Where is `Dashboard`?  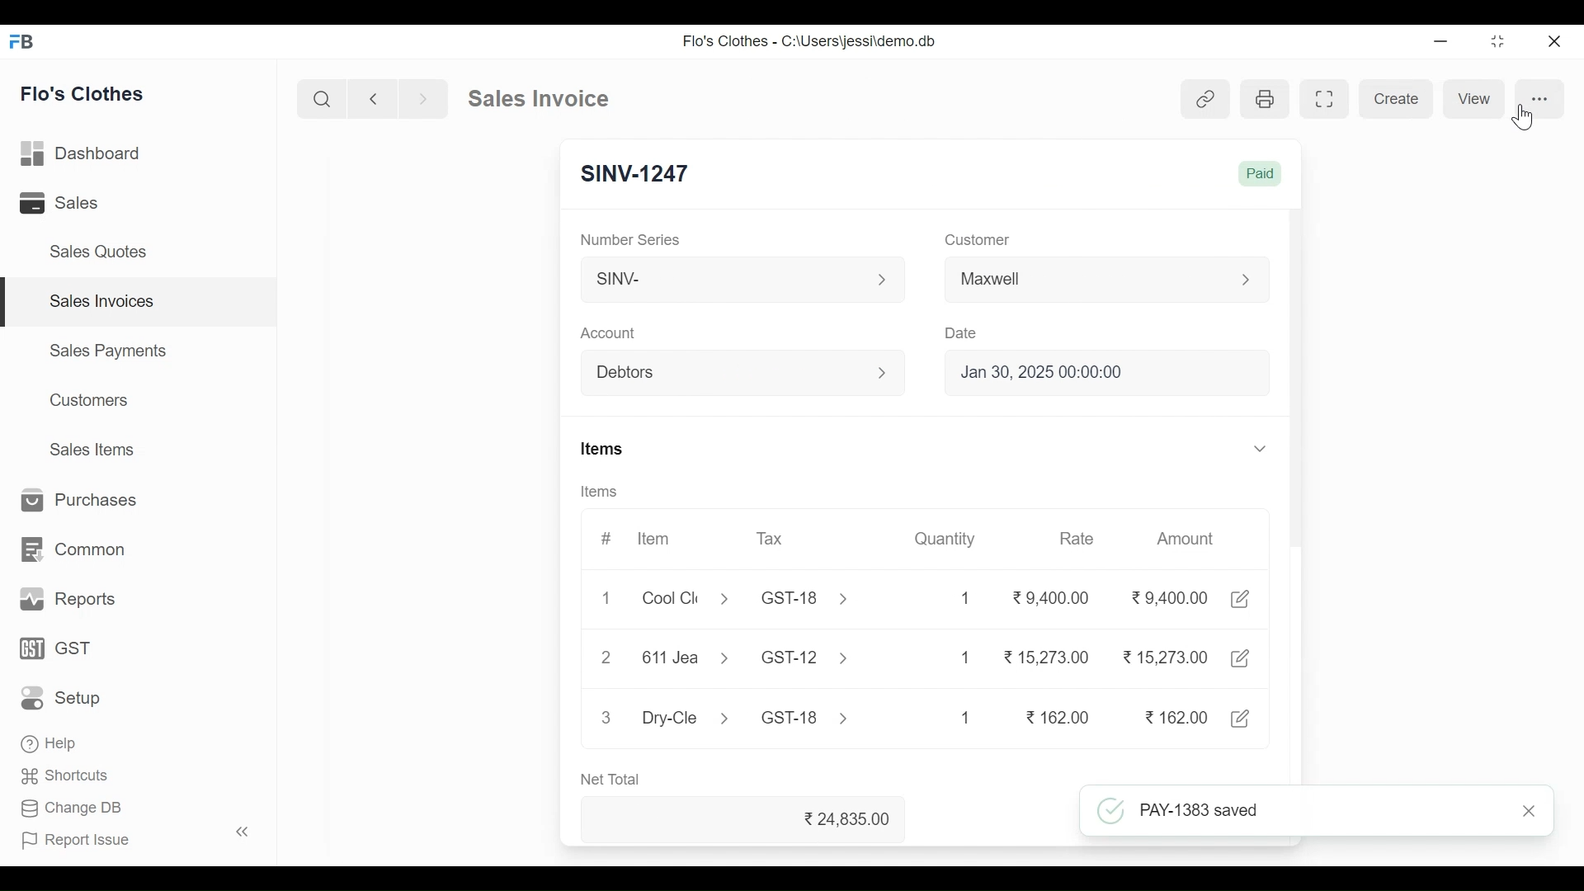 Dashboard is located at coordinates (82, 155).